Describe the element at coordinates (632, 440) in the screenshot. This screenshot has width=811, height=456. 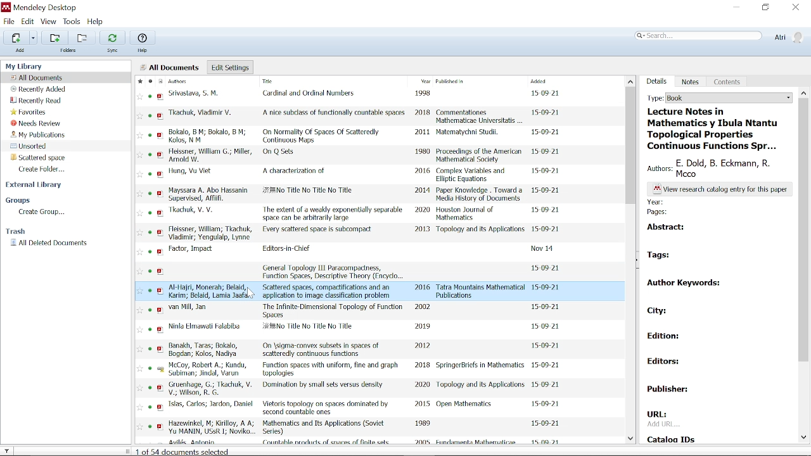
I see `Move down in all files` at that location.